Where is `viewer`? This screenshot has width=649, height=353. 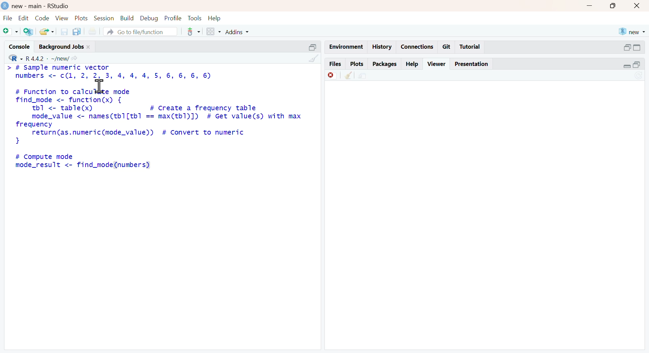 viewer is located at coordinates (437, 64).